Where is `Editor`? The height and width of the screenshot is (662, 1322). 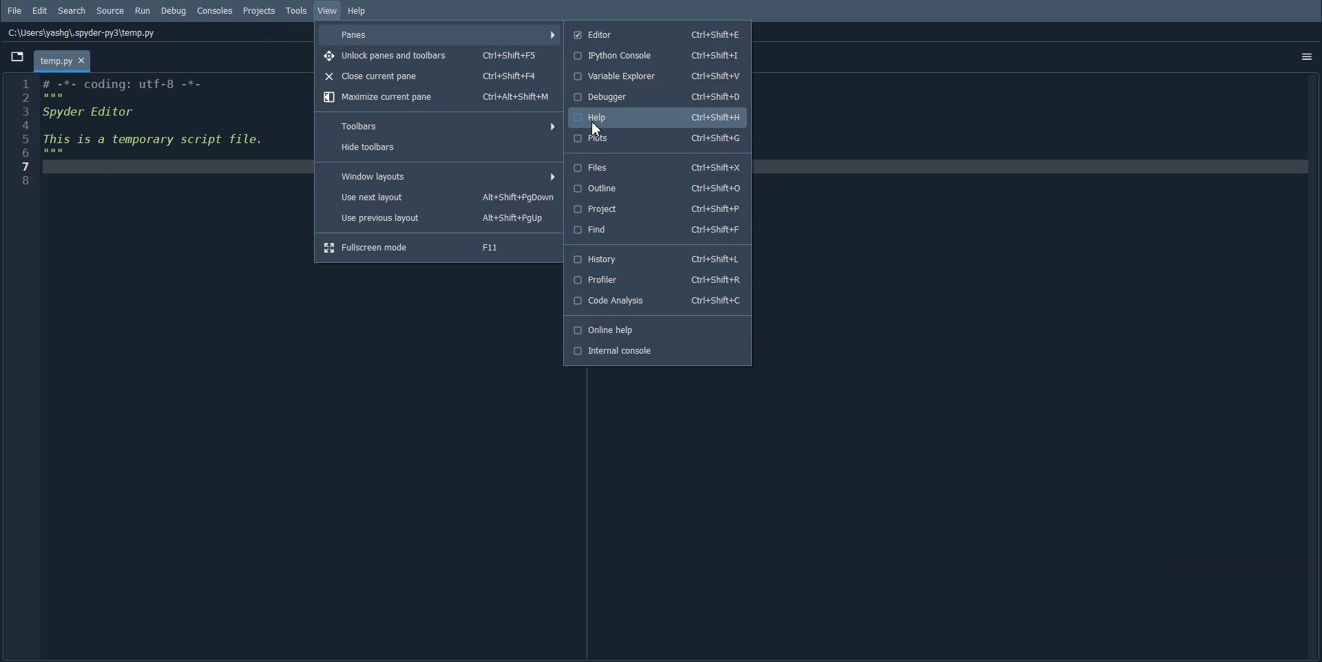 Editor is located at coordinates (656, 34).